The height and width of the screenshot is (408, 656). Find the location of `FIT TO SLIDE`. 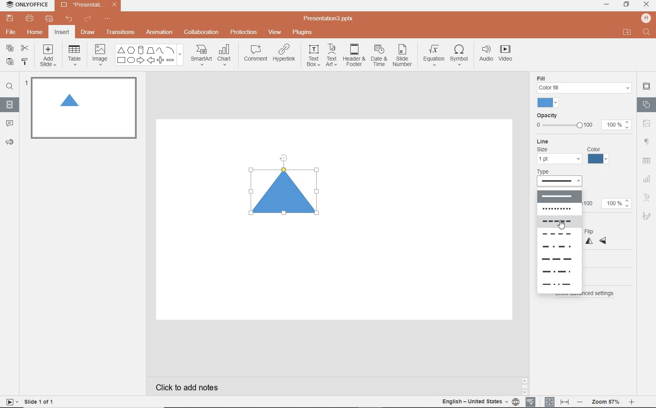

FIT TO SLIDE is located at coordinates (549, 402).